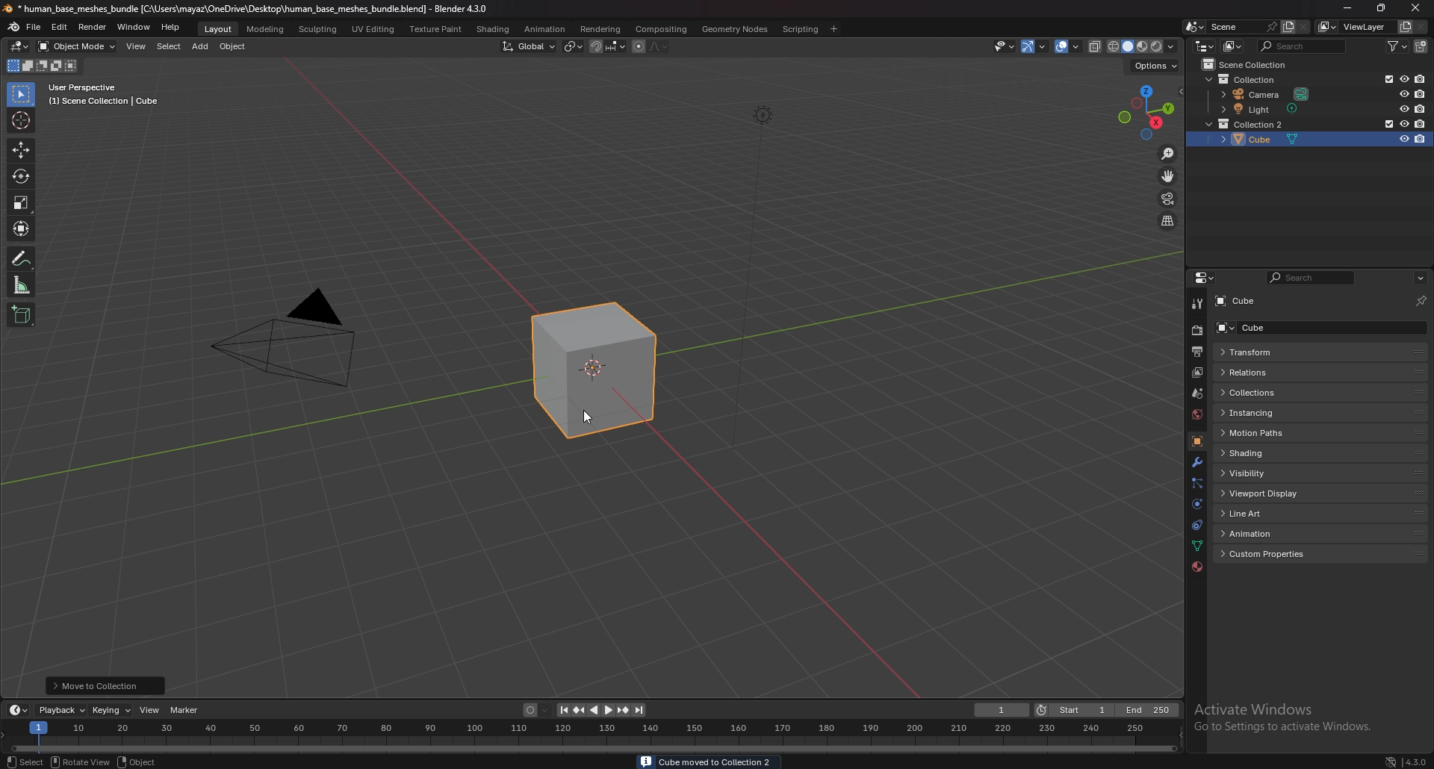 Image resolution: width=1434 pixels, height=769 pixels. What do you see at coordinates (1274, 452) in the screenshot?
I see `shading` at bounding box center [1274, 452].